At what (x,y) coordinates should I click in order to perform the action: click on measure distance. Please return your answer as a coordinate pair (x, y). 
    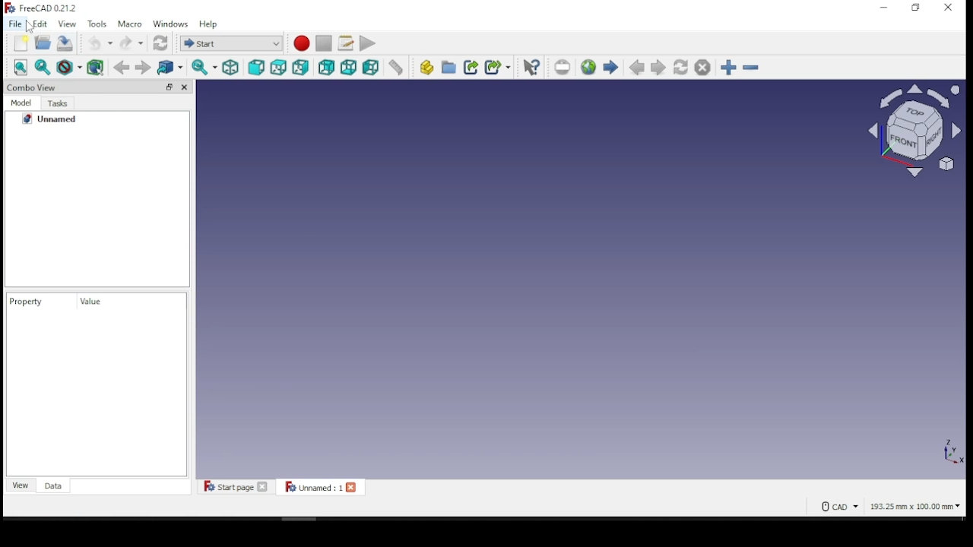
    Looking at the image, I should click on (397, 67).